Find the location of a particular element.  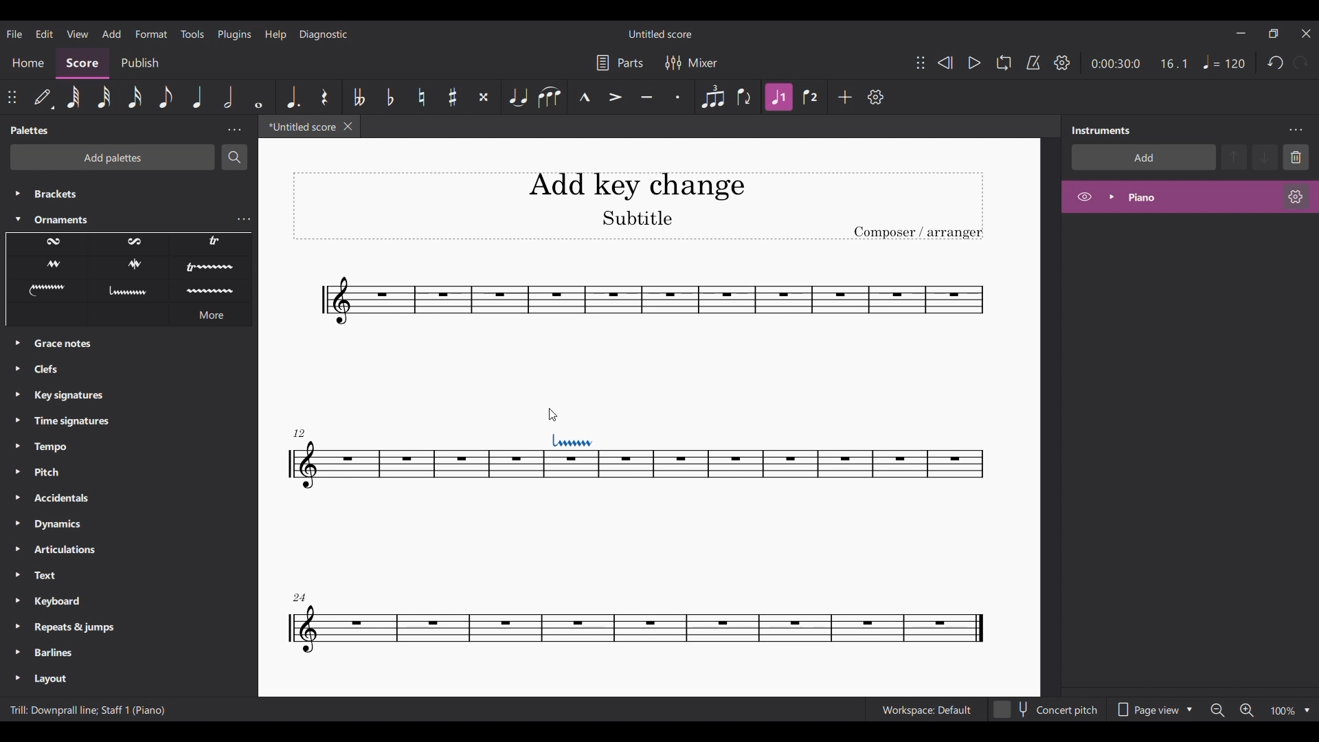

Change position of toolbar is located at coordinates (12, 98).